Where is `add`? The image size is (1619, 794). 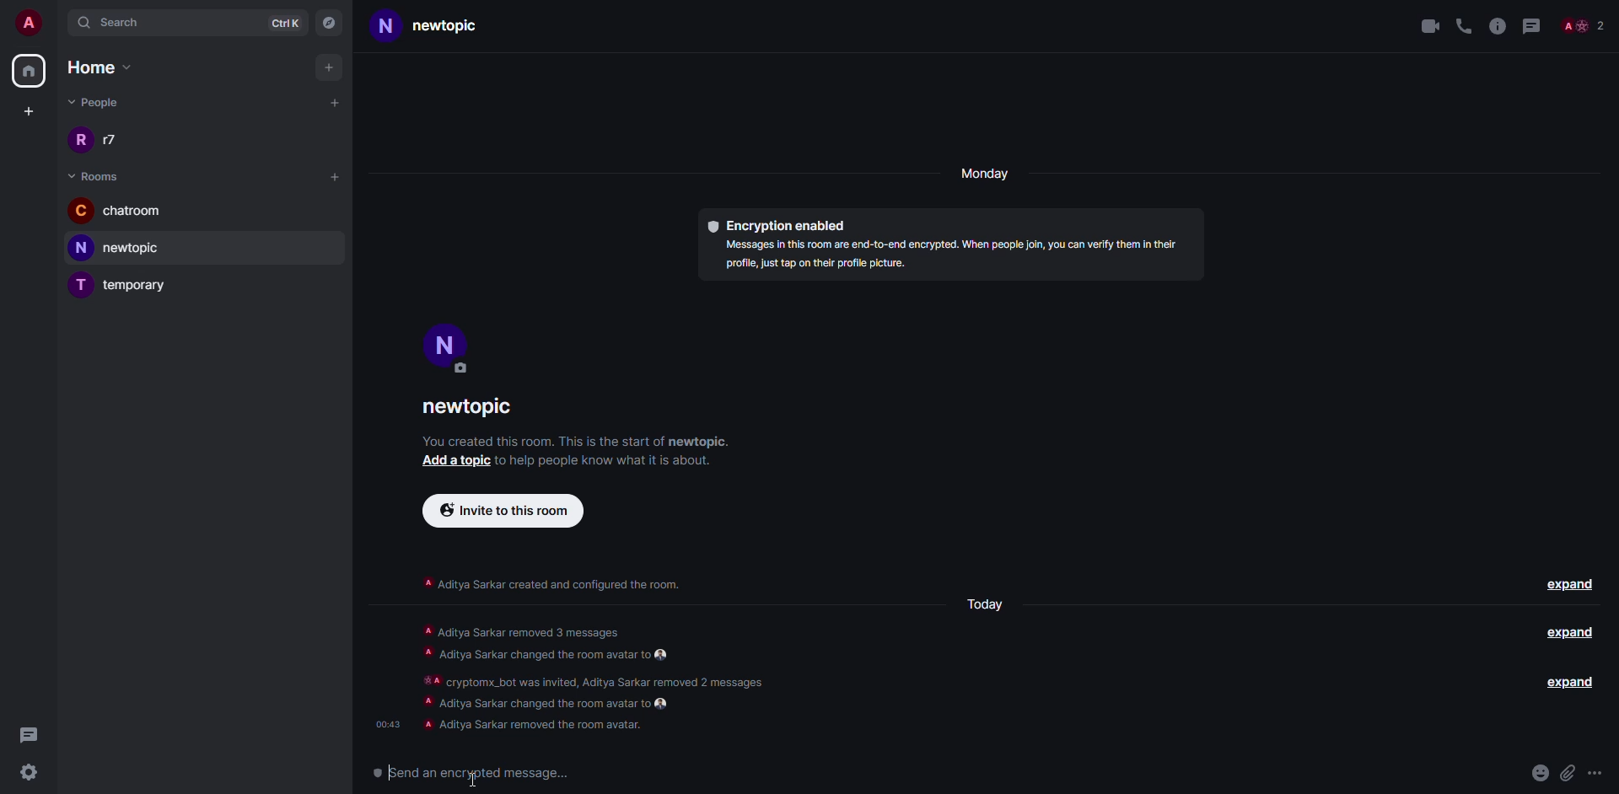
add is located at coordinates (335, 175).